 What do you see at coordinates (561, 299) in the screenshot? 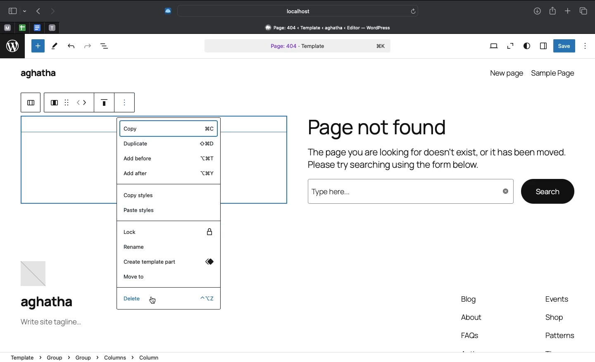
I see `Events` at bounding box center [561, 299].